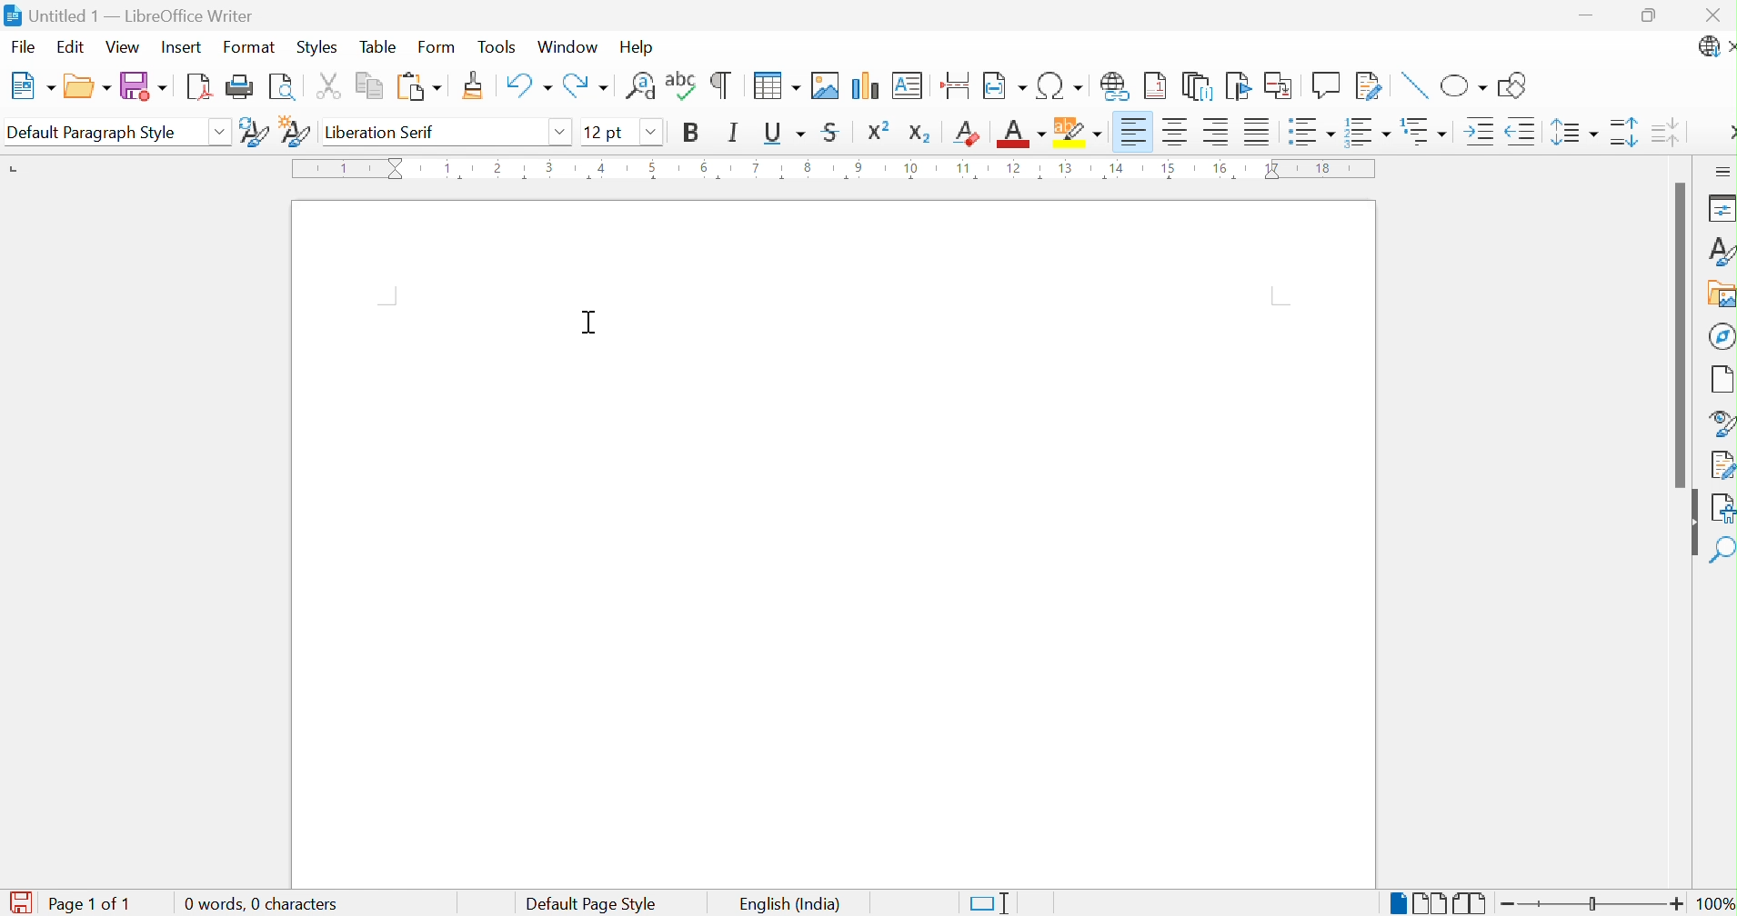 Image resolution: width=1737 pixels, height=916 pixels. I want to click on Insert Comment, so click(1327, 85).